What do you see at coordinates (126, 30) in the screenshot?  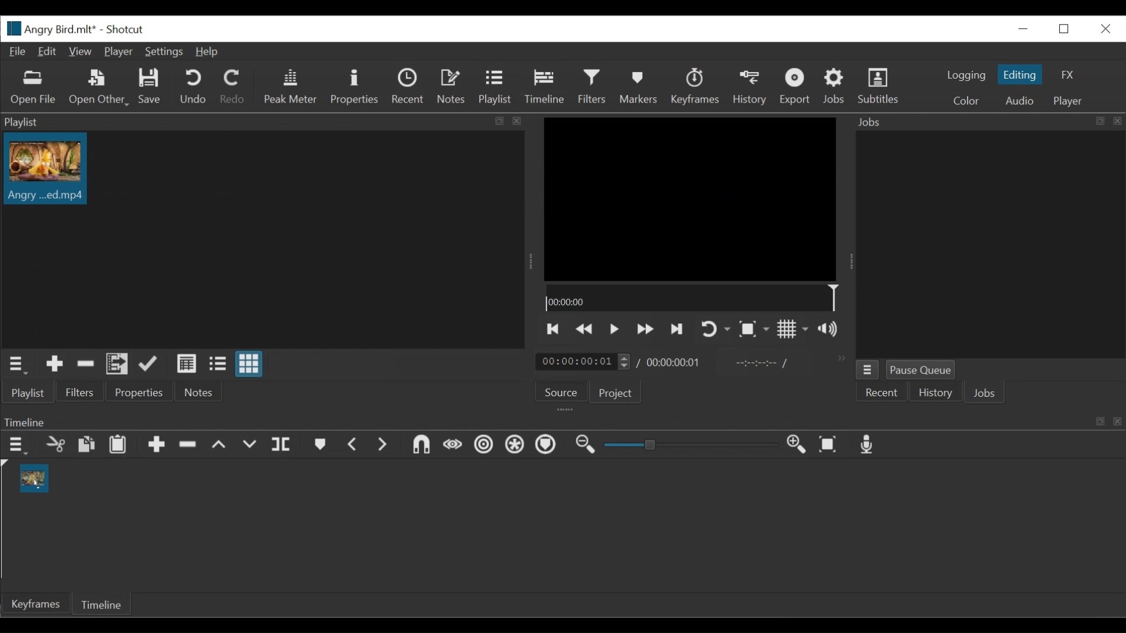 I see `Shotcut` at bounding box center [126, 30].